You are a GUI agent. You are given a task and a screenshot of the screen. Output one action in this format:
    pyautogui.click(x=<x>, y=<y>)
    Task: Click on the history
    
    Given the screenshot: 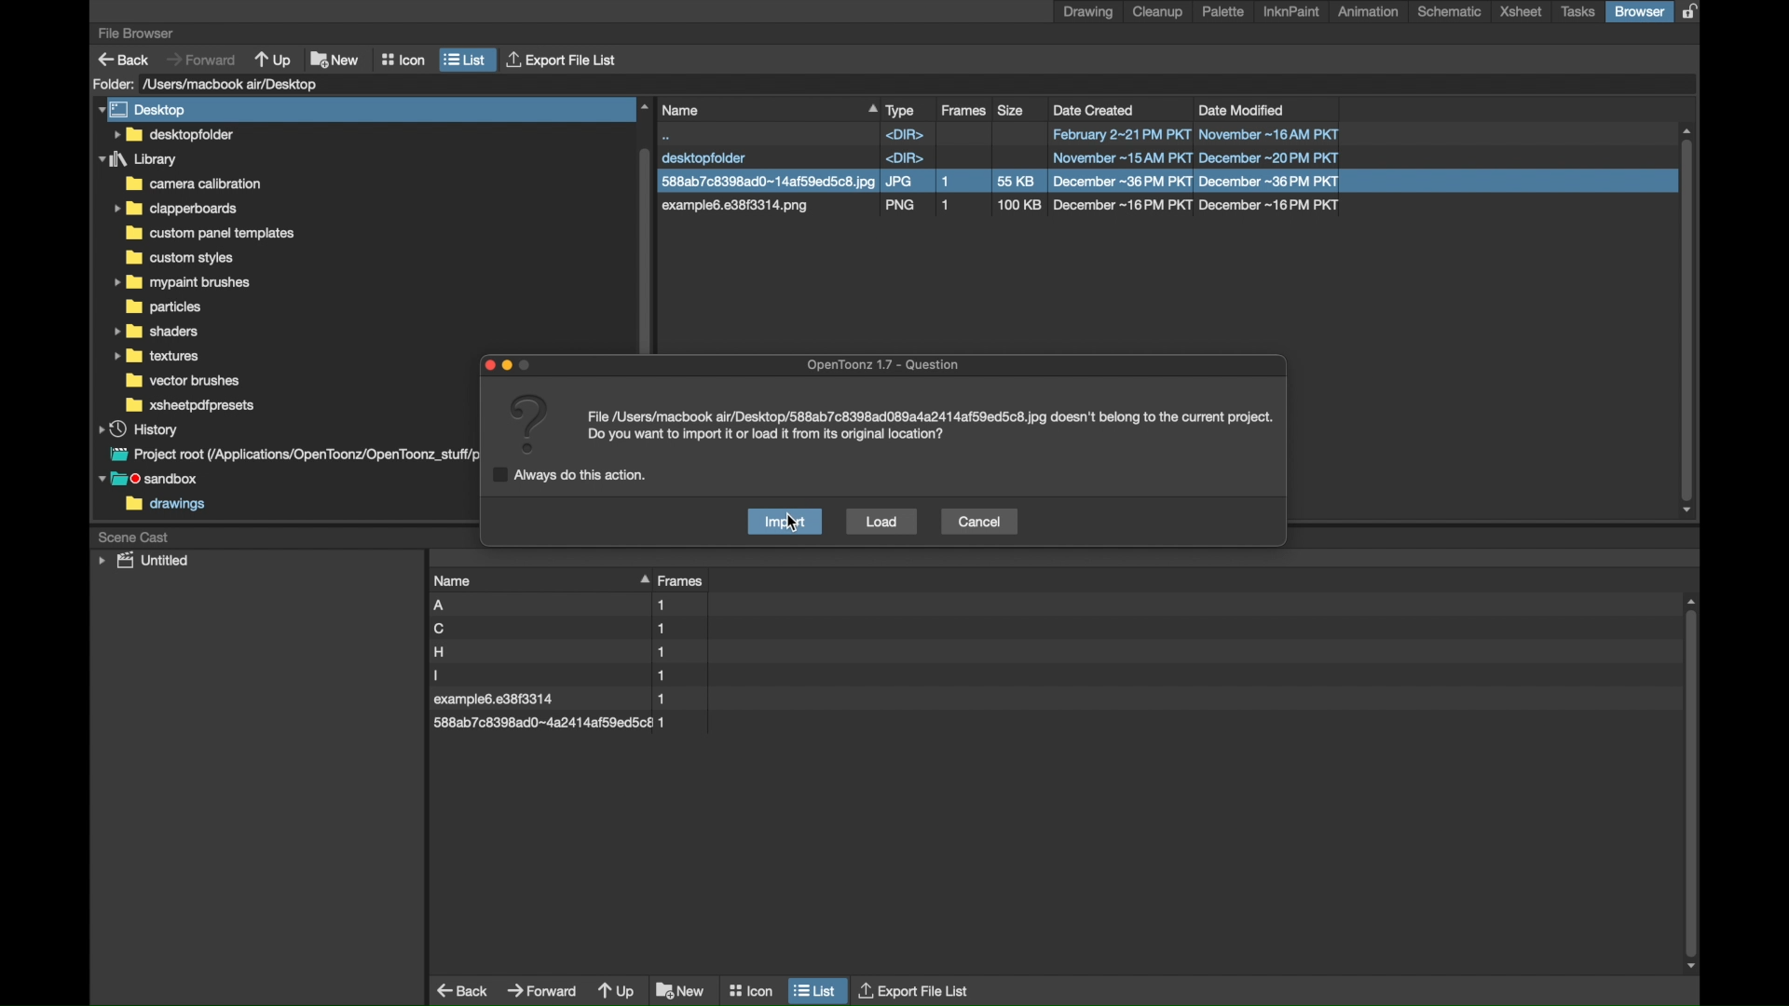 What is the action you would take?
    pyautogui.click(x=140, y=428)
    